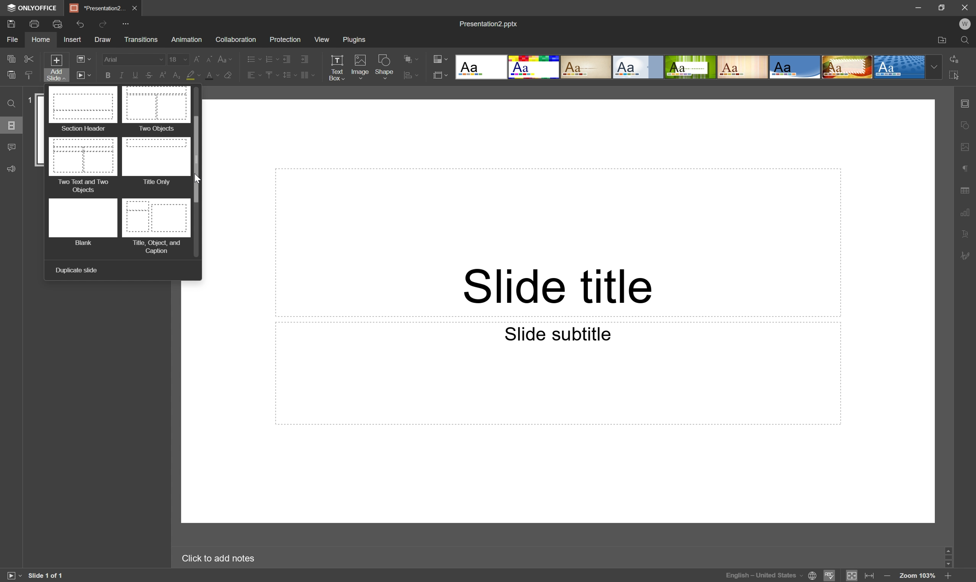 Image resolution: width=976 pixels, height=582 pixels. What do you see at coordinates (199, 158) in the screenshot?
I see `Scroll Bar` at bounding box center [199, 158].